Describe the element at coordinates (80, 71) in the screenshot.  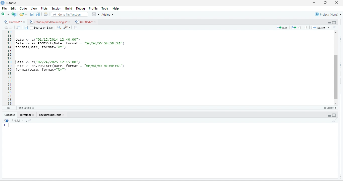
I see `< format(x, -) 24/2025 12:15:00")
<= as.POSIXCT (Date, format = “%m/¥d/%Y %H:imMi%s")
at (pate, format="%v")` at that location.